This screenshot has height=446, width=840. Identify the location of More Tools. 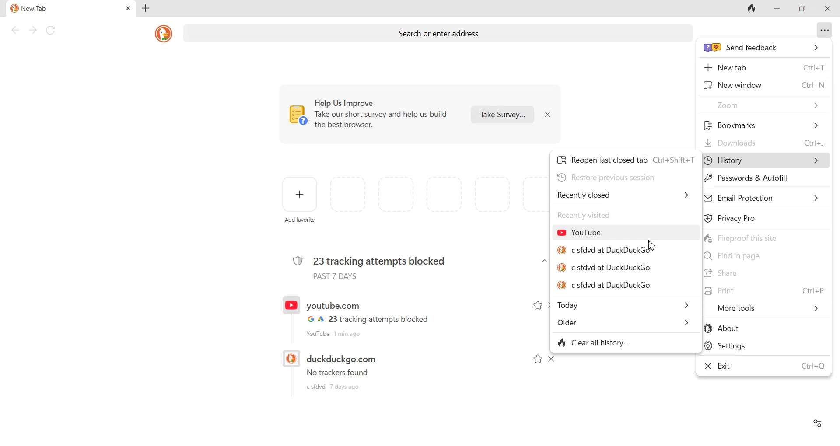
(764, 307).